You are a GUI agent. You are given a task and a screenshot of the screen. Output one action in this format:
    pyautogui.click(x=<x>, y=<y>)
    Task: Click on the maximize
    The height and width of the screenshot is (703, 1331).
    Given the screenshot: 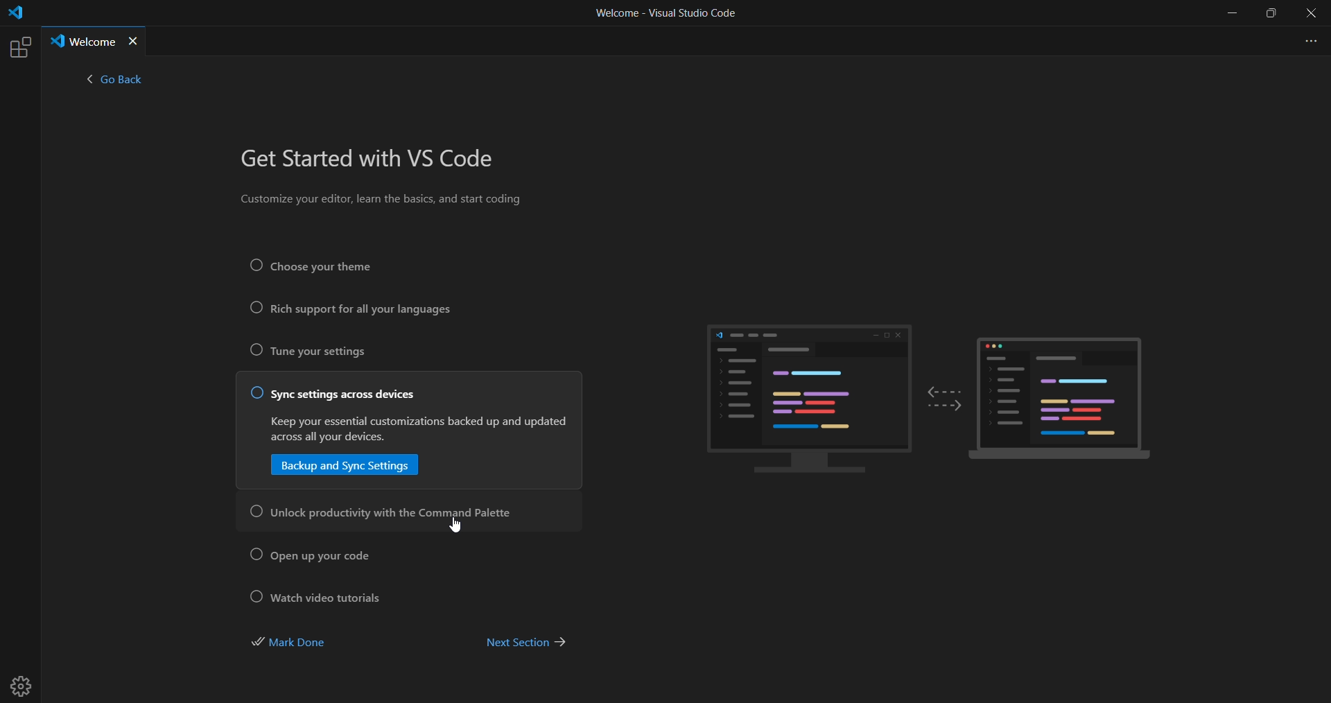 What is the action you would take?
    pyautogui.click(x=1273, y=14)
    